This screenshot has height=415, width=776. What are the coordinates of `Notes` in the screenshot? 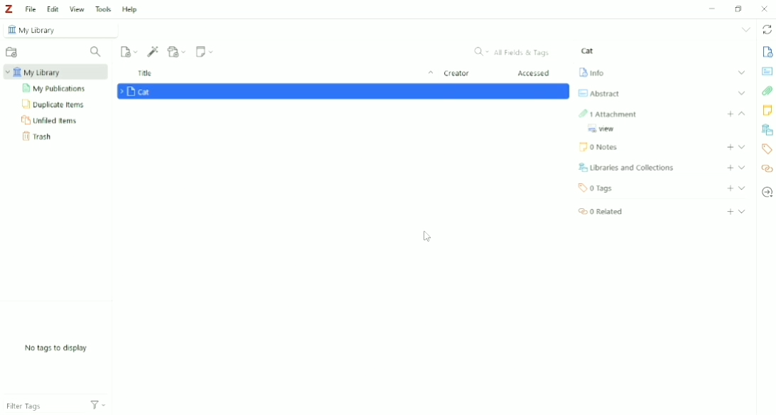 It's located at (600, 147).